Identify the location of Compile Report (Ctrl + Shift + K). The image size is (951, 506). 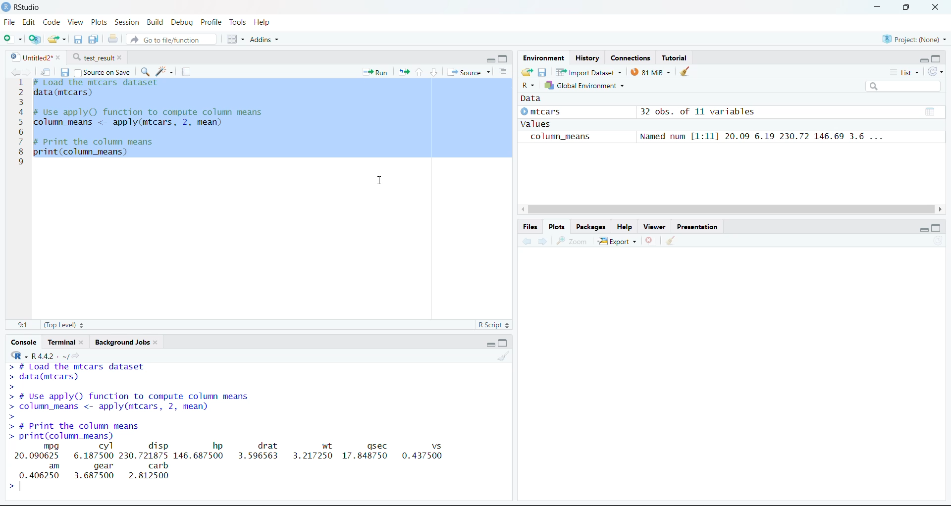
(187, 71).